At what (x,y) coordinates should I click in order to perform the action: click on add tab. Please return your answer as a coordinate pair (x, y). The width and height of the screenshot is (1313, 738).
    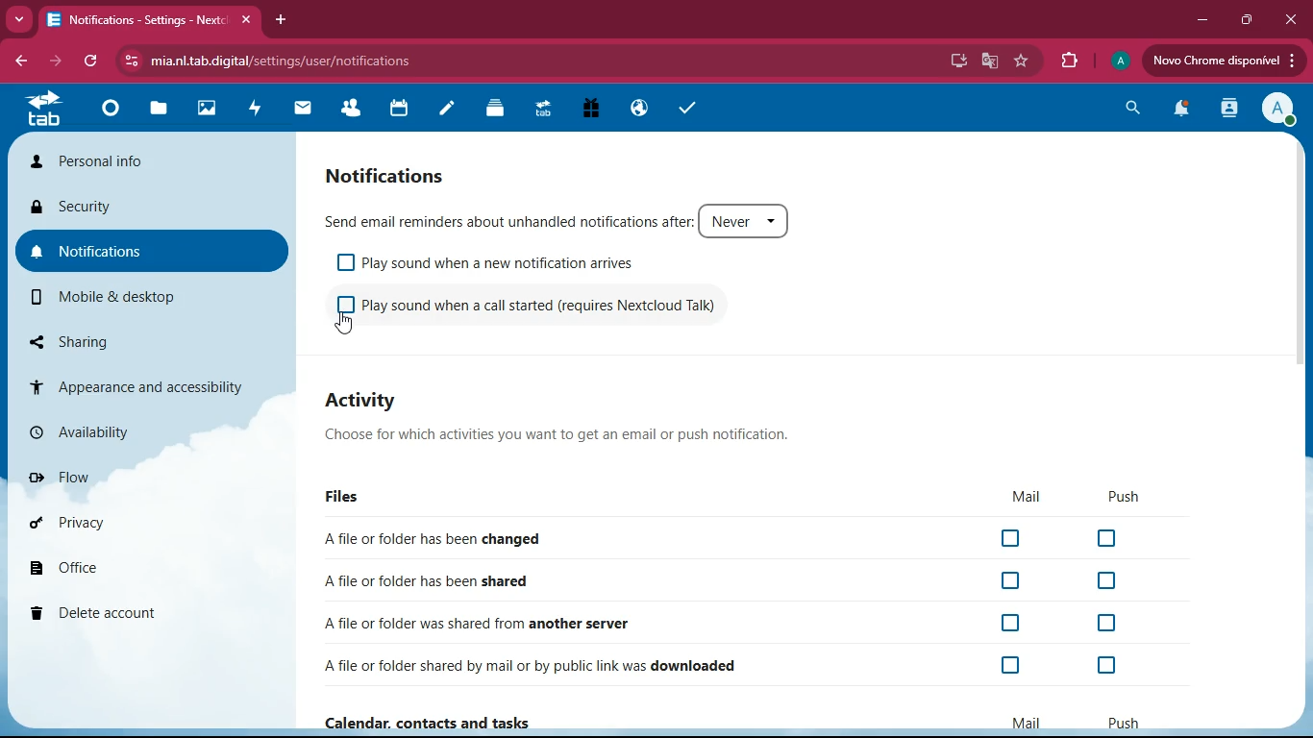
    Looking at the image, I should click on (281, 23).